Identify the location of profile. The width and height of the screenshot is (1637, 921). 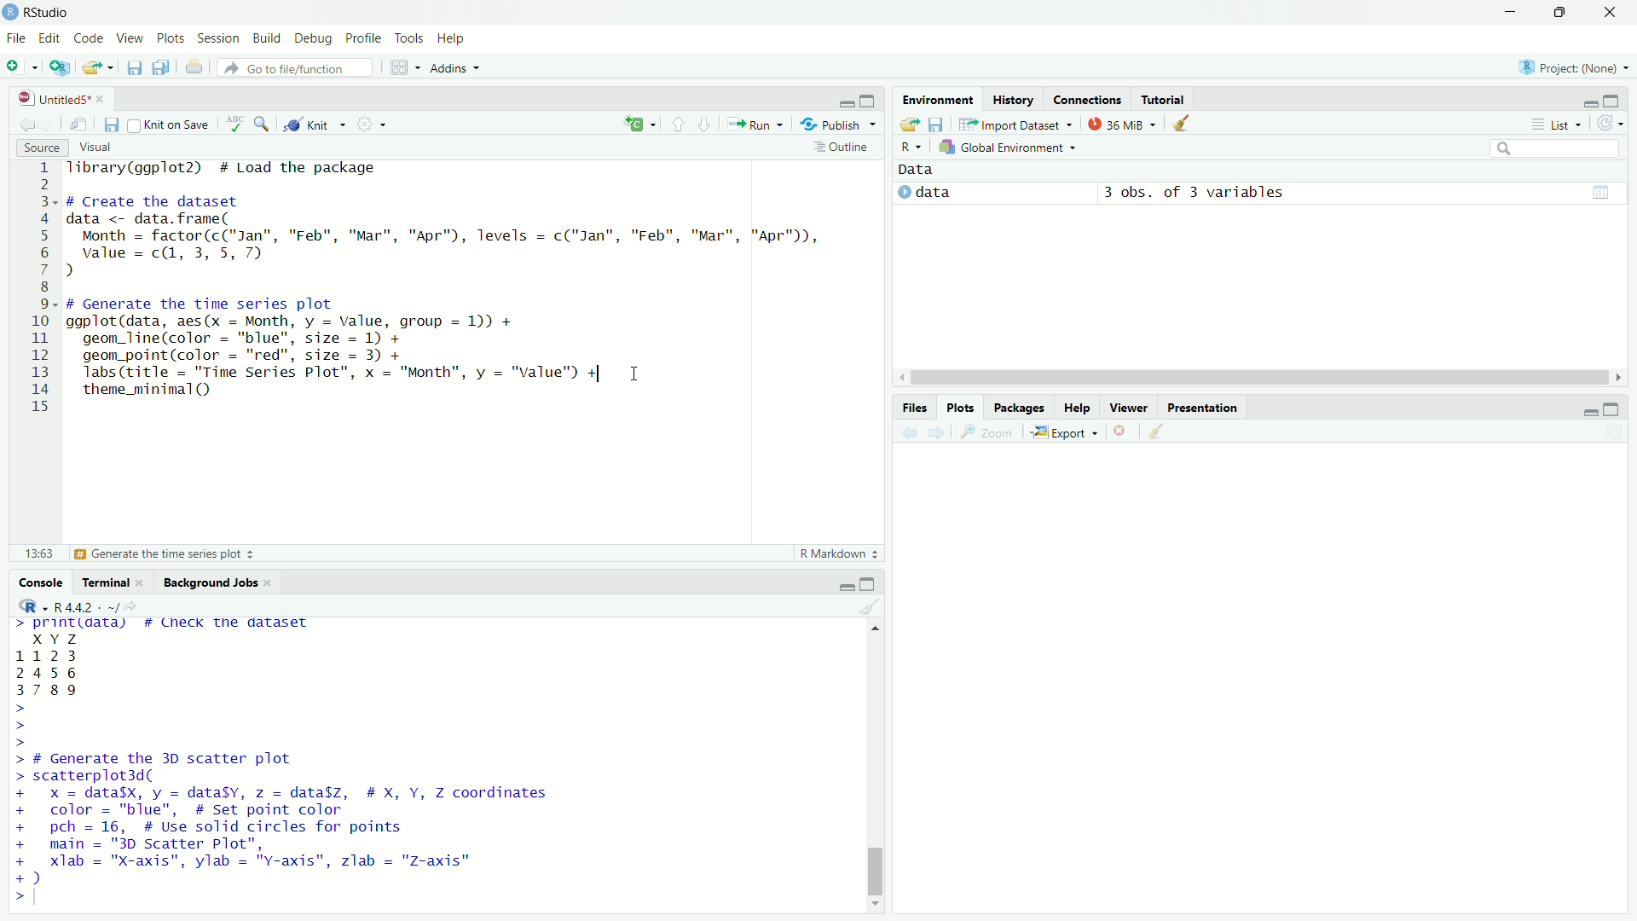
(365, 38).